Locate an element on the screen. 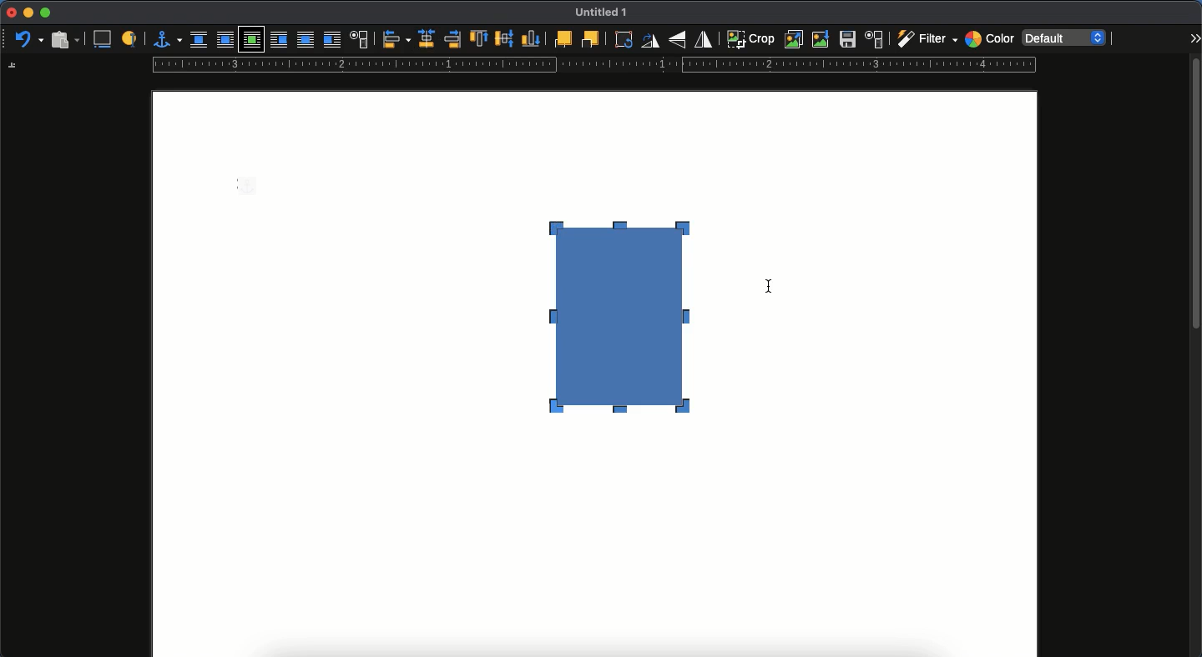 Image resolution: width=1202 pixels, height=657 pixels. paste is located at coordinates (64, 38).